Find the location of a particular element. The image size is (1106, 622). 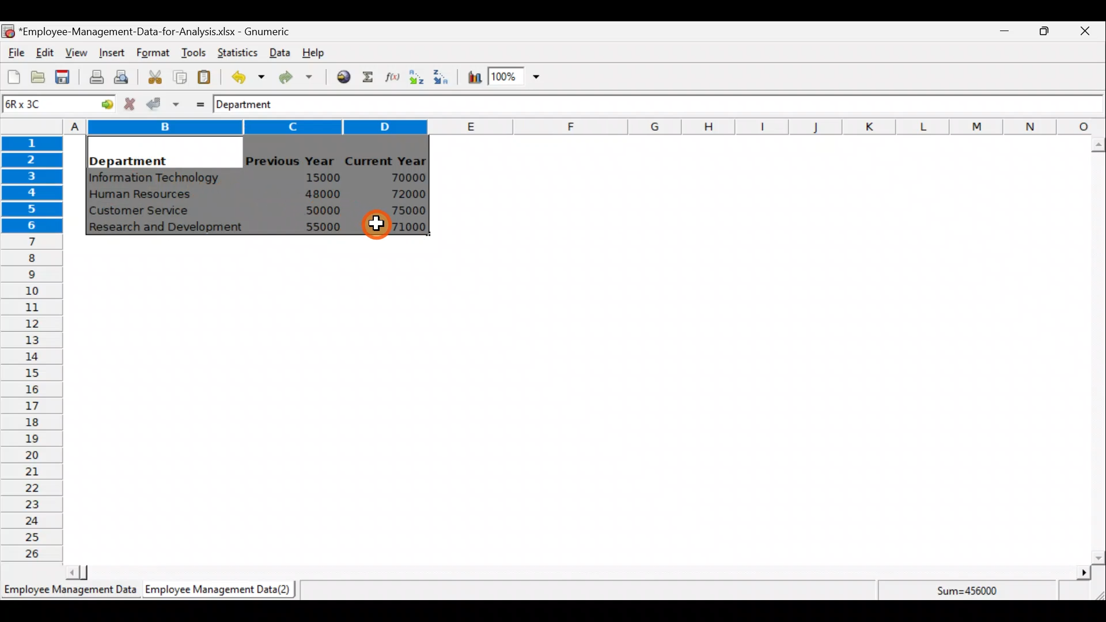

Human Resources is located at coordinates (146, 195).